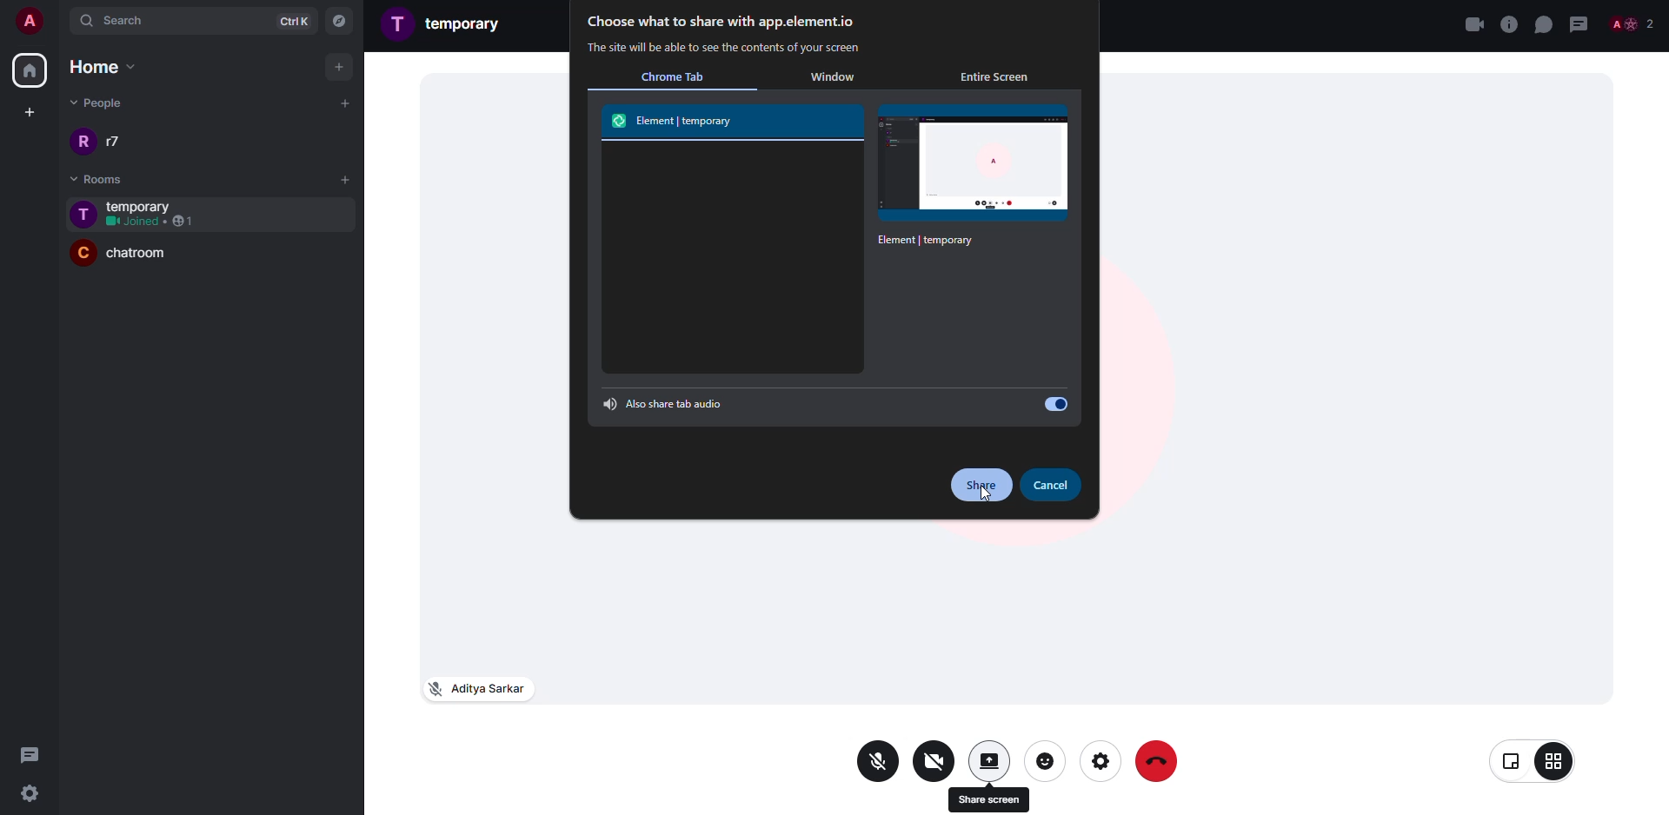  What do you see at coordinates (399, 23) in the screenshot?
I see `profile` at bounding box center [399, 23].